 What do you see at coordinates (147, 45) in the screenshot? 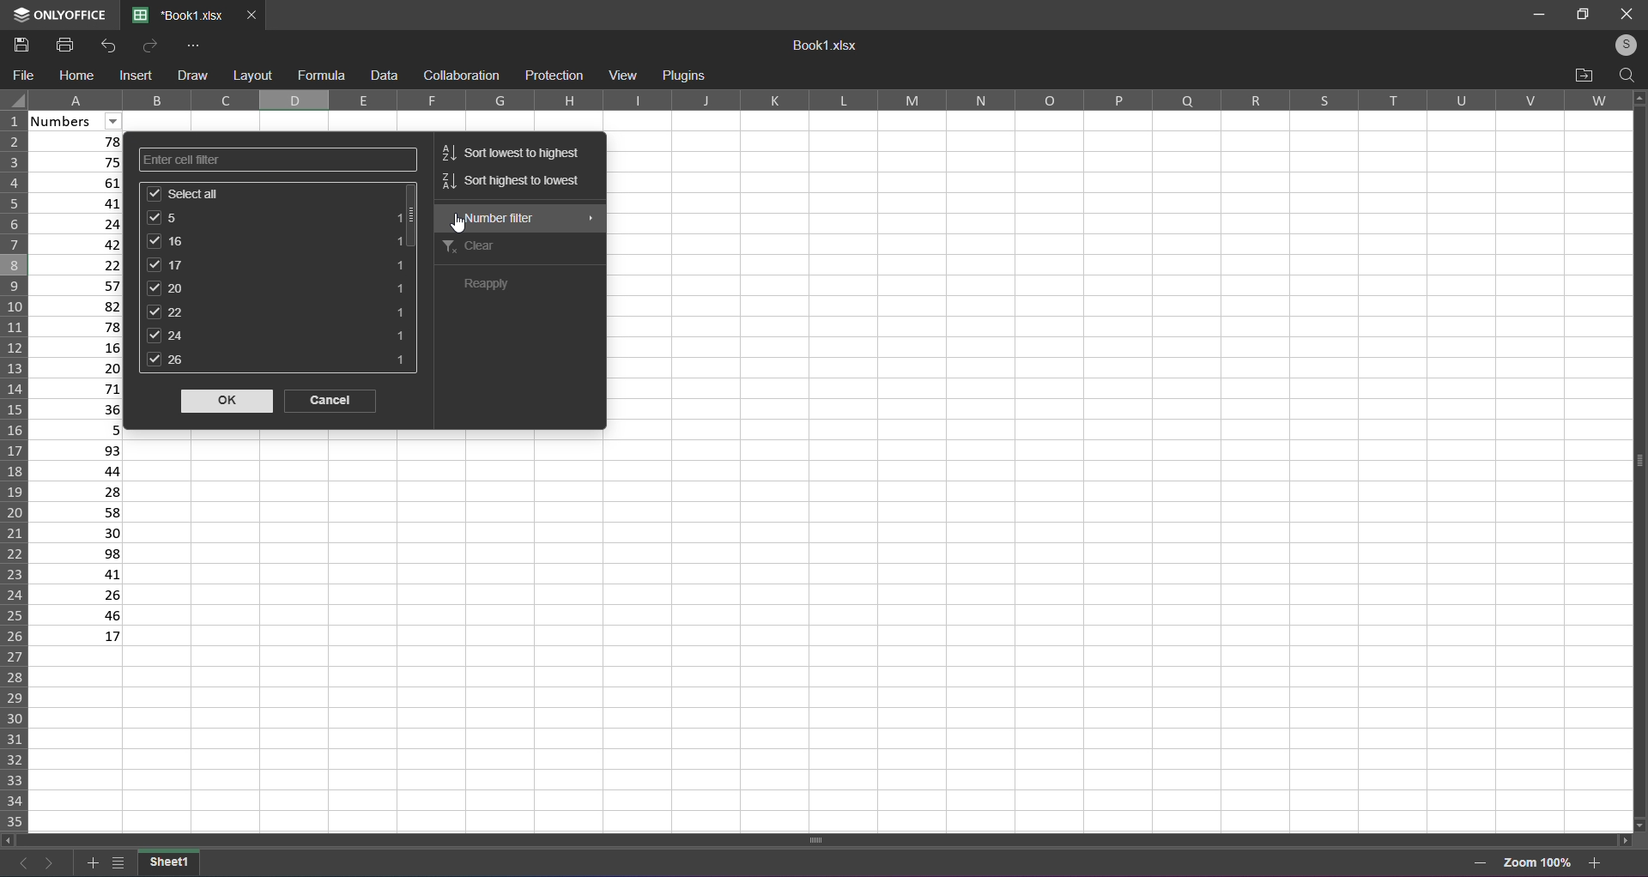
I see `redo` at bounding box center [147, 45].